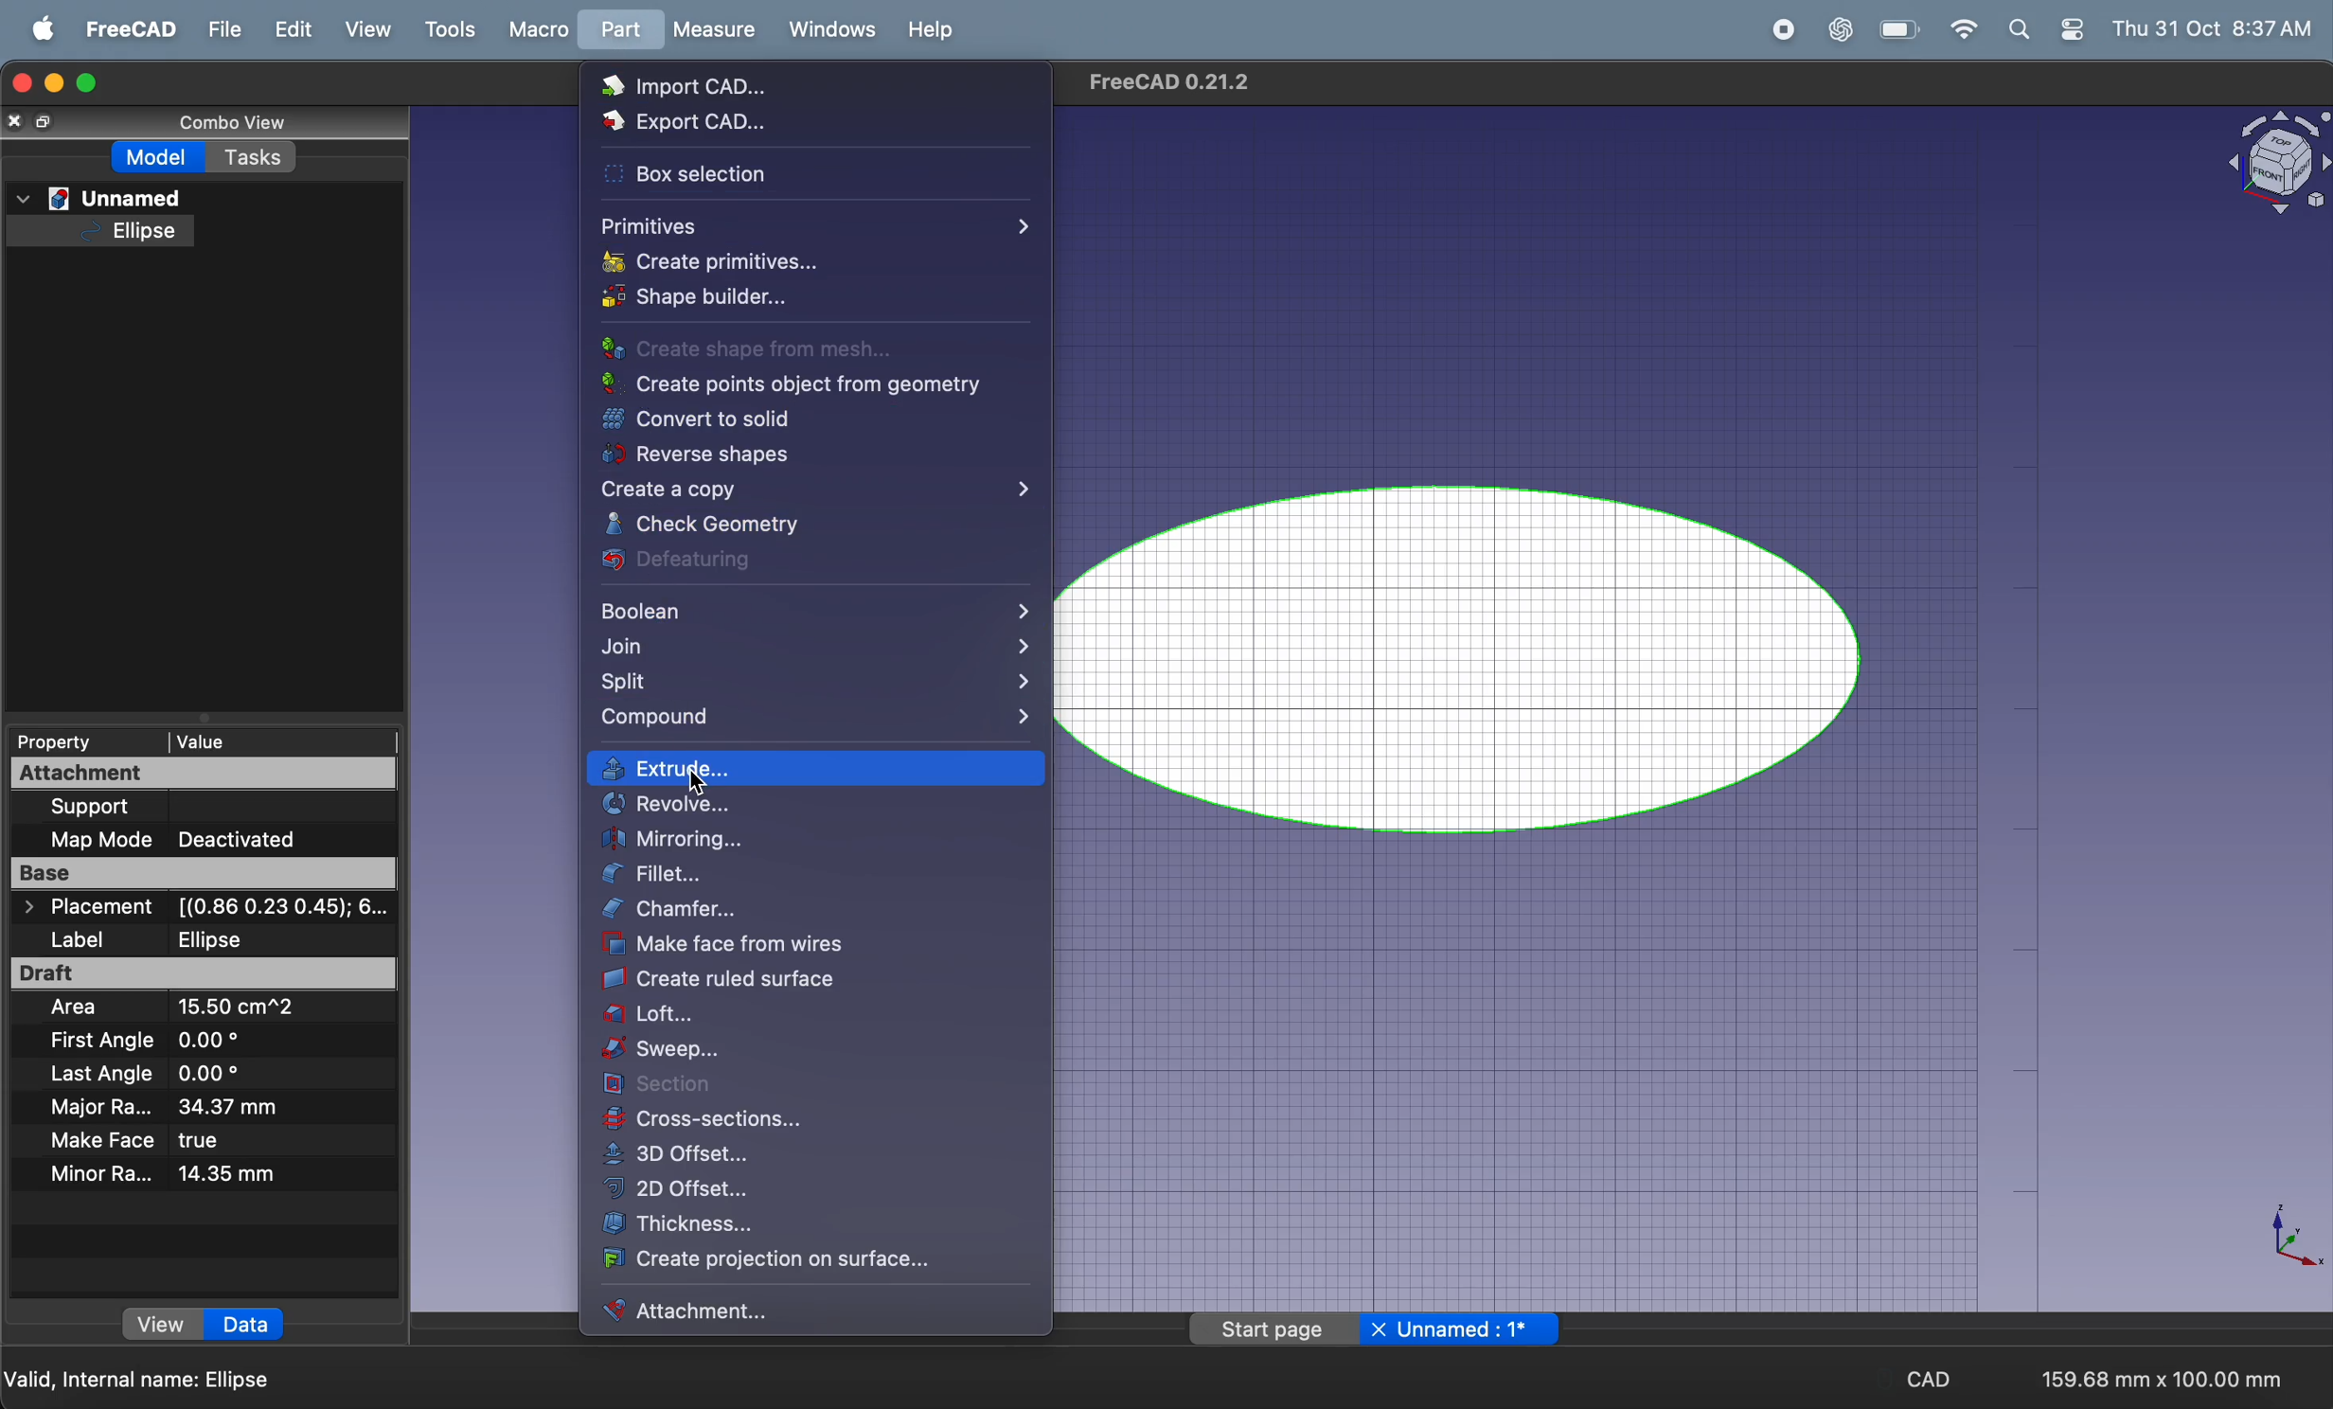  Describe the element at coordinates (814, 718) in the screenshot. I see `compound` at that location.